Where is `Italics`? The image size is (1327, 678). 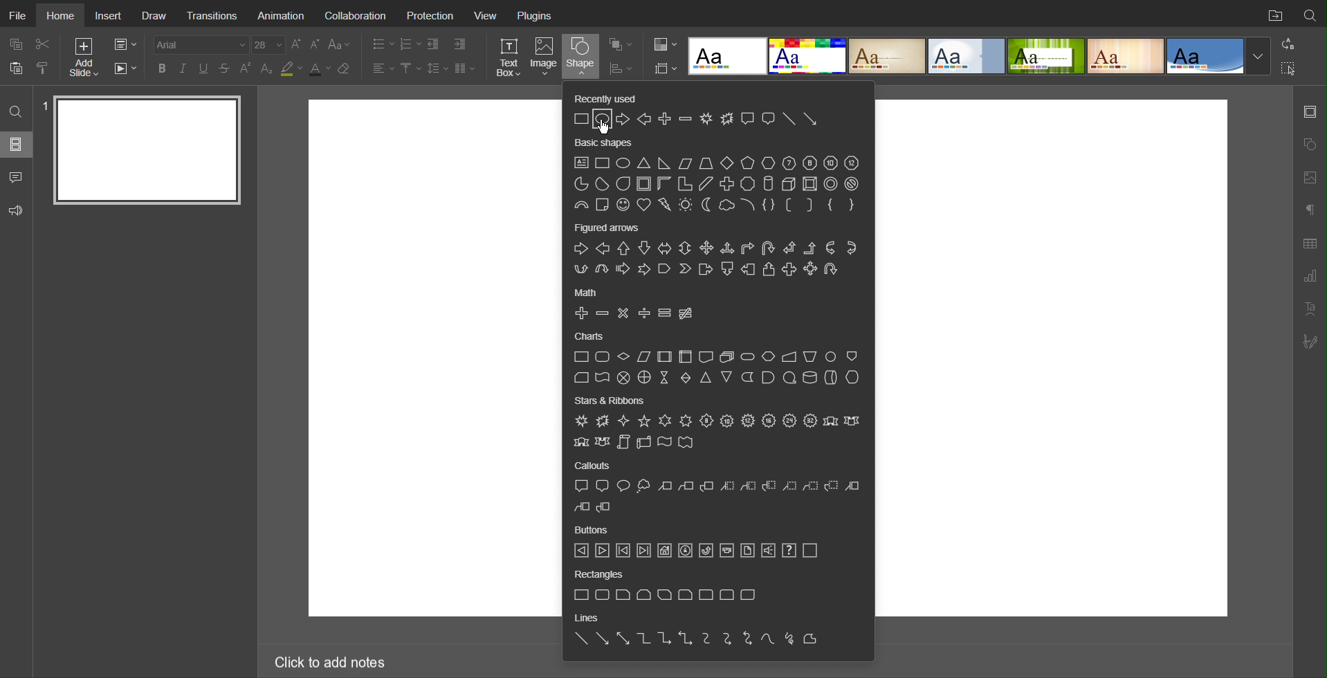
Italics is located at coordinates (183, 68).